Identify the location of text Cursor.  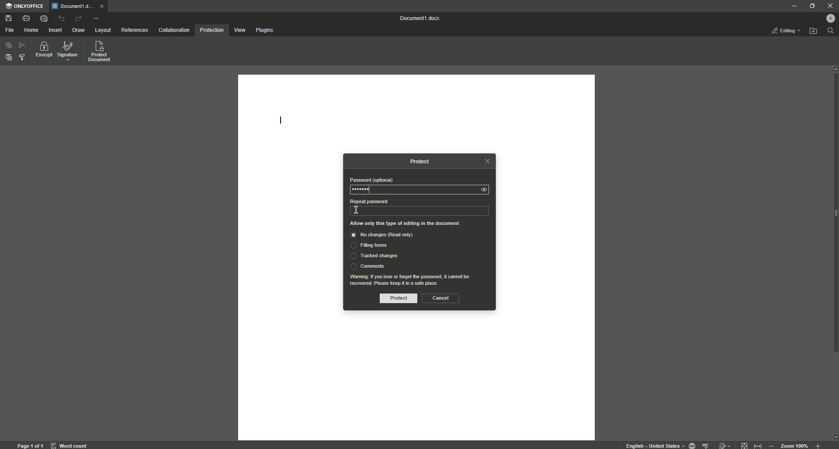
(356, 211).